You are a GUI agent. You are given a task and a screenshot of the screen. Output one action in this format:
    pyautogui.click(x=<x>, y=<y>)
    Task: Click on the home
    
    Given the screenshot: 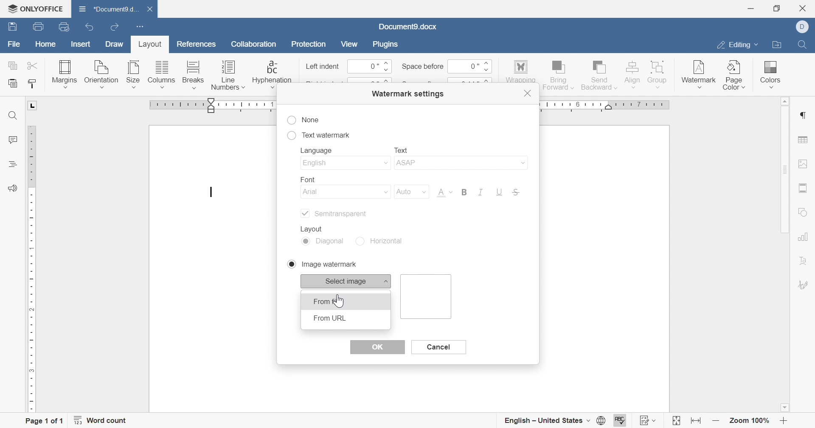 What is the action you would take?
    pyautogui.click(x=46, y=45)
    